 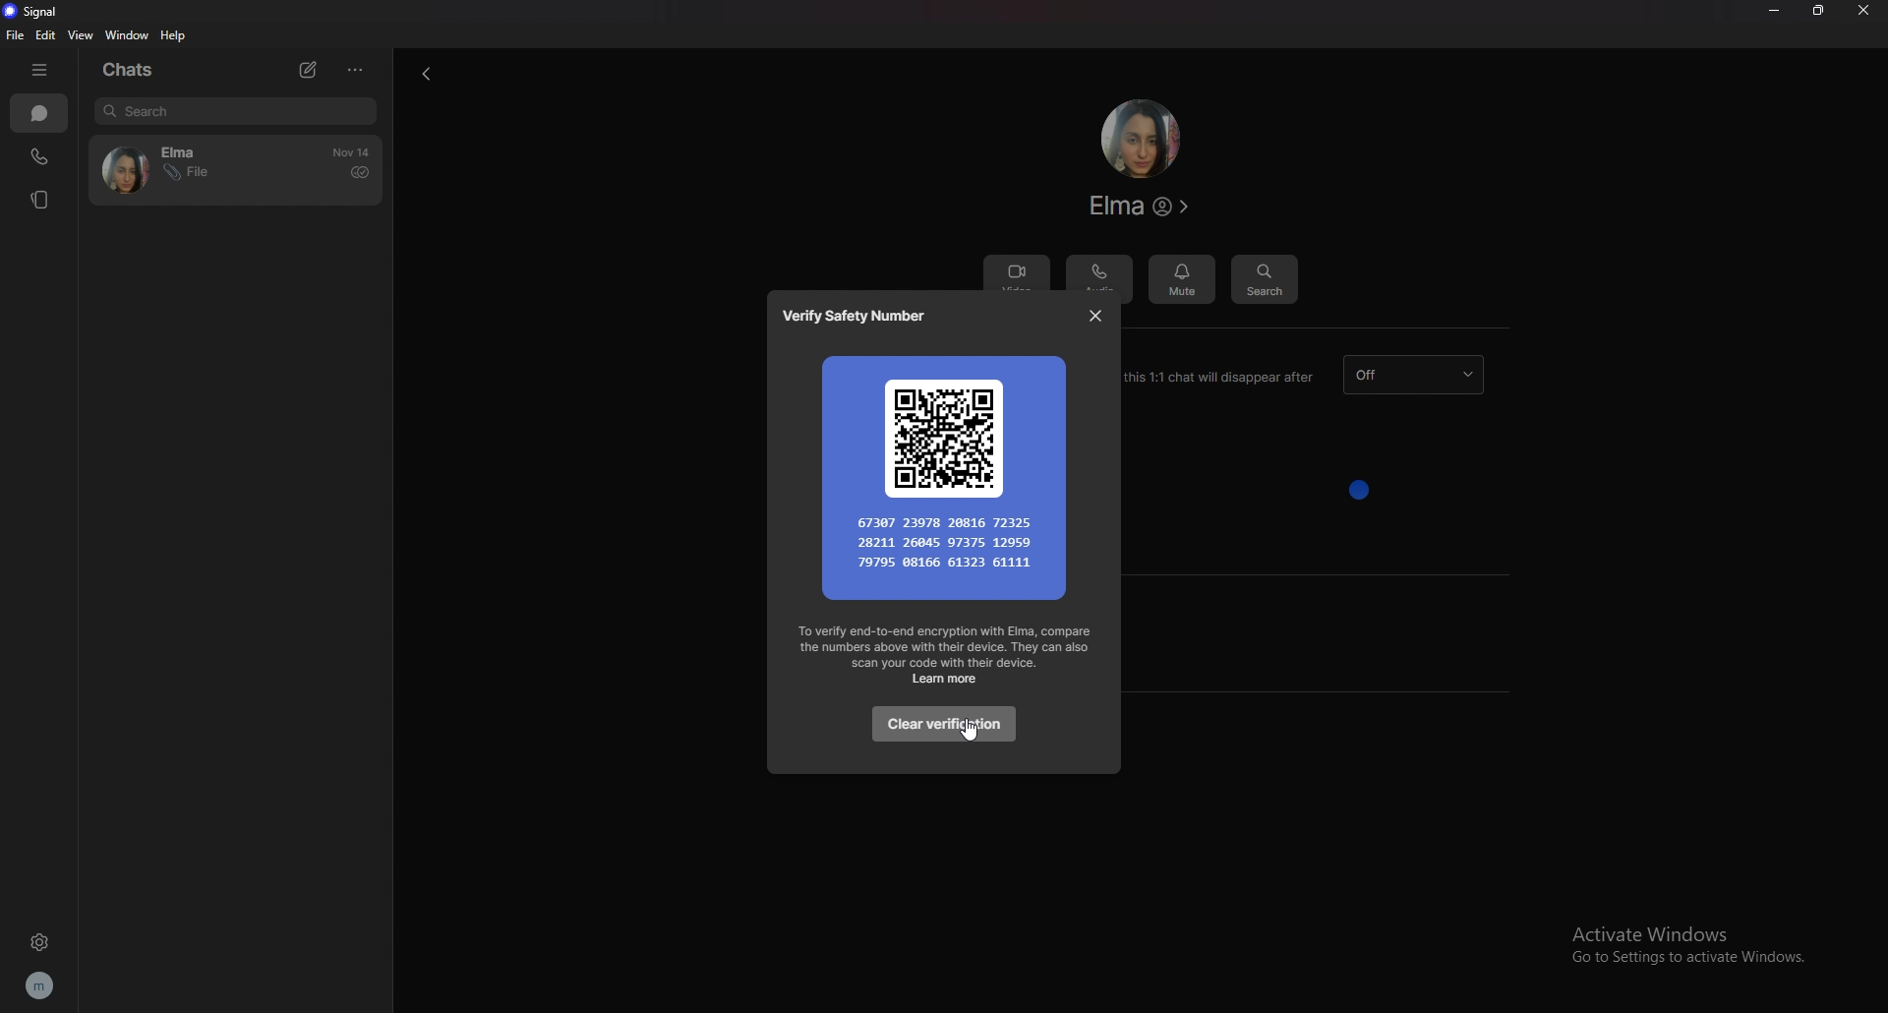 I want to click on options, so click(x=356, y=69).